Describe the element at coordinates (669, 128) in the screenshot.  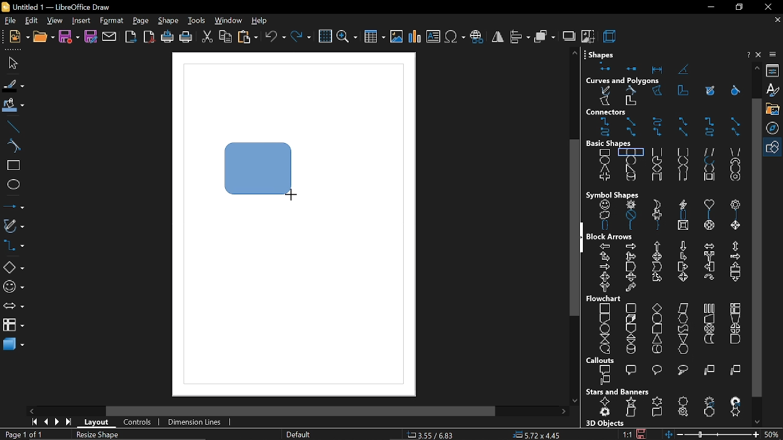
I see `connectors` at that location.